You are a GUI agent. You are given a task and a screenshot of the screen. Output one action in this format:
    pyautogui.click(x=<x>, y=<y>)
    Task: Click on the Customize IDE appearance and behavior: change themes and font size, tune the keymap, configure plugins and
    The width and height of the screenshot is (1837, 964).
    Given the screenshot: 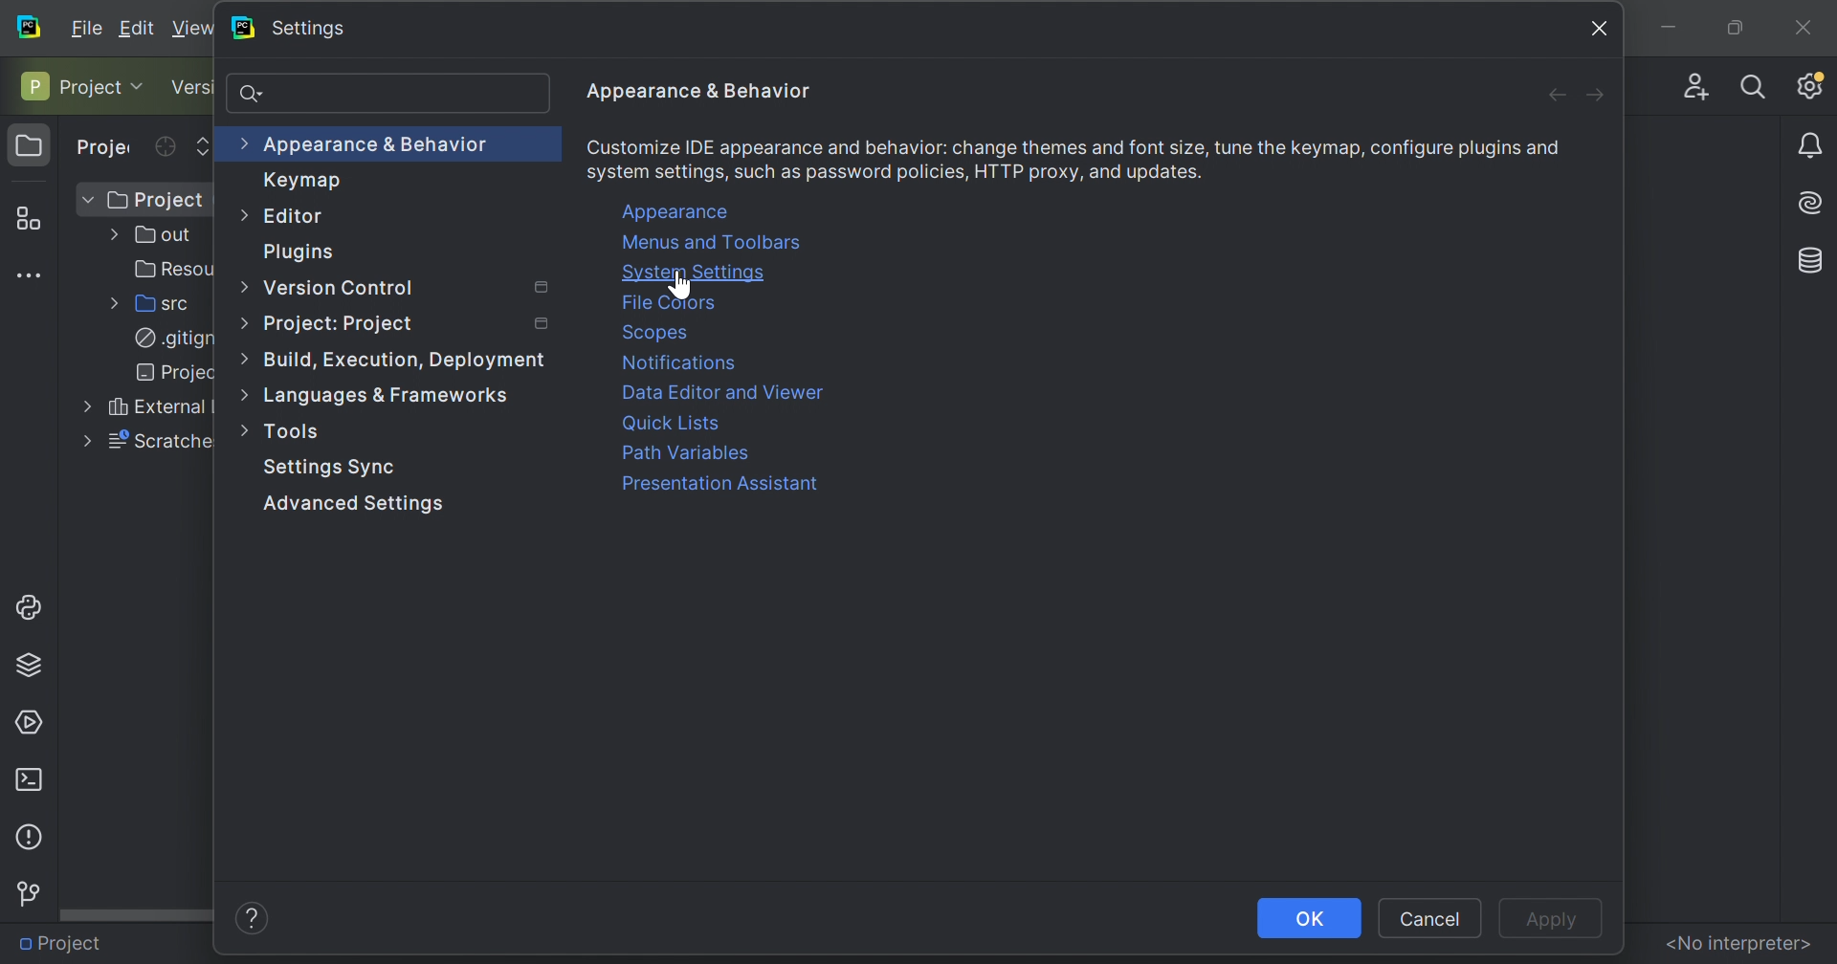 What is the action you would take?
    pyautogui.click(x=1077, y=146)
    